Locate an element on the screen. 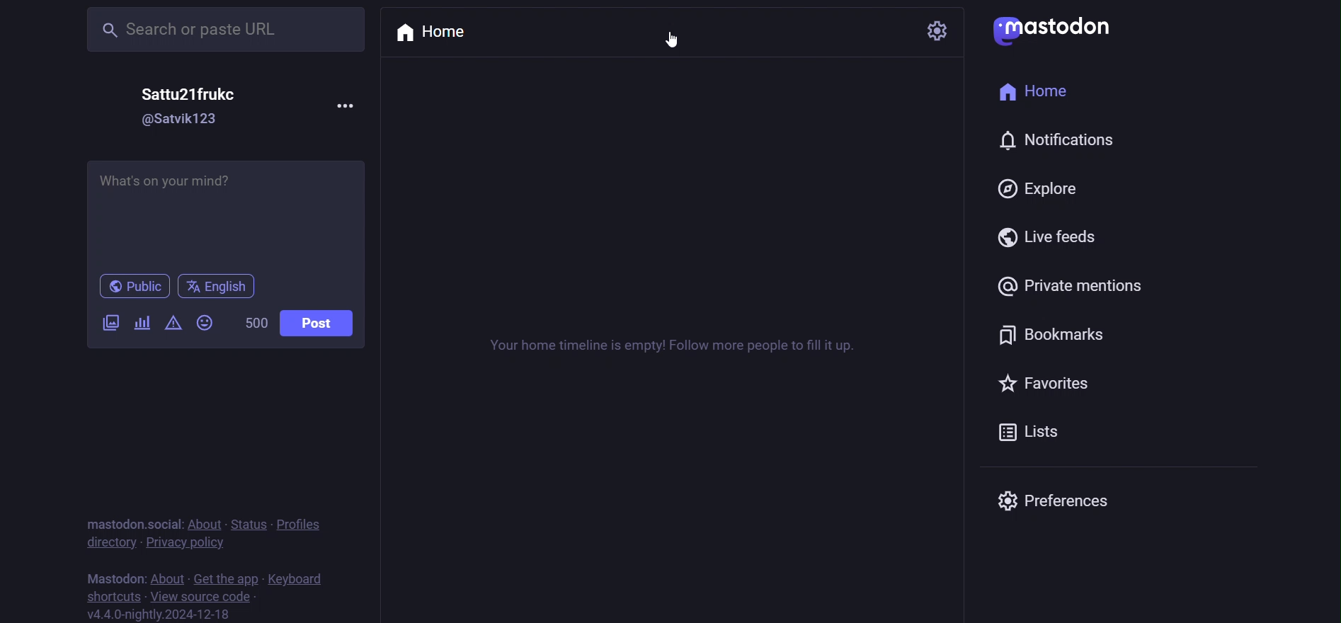 The image size is (1341, 623). setting is located at coordinates (937, 28).